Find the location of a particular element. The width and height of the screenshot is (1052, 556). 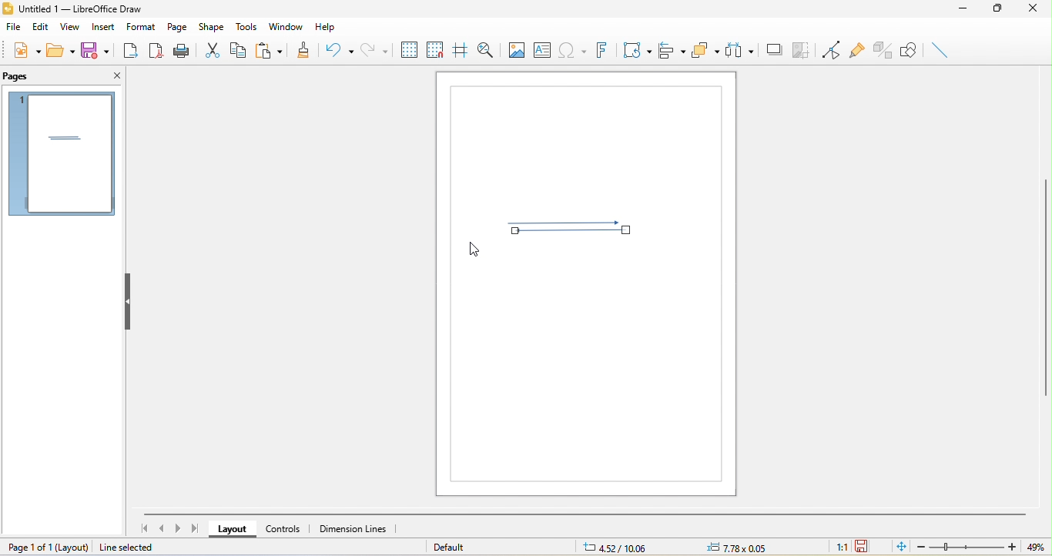

insert line is located at coordinates (940, 50).